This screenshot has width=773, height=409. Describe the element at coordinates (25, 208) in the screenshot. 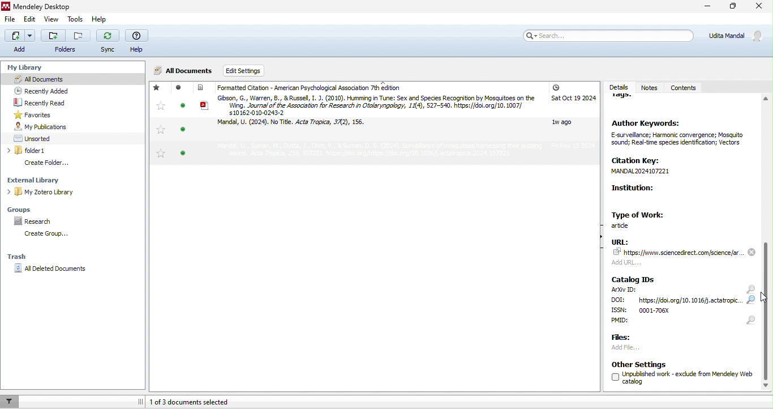

I see `groups` at that location.